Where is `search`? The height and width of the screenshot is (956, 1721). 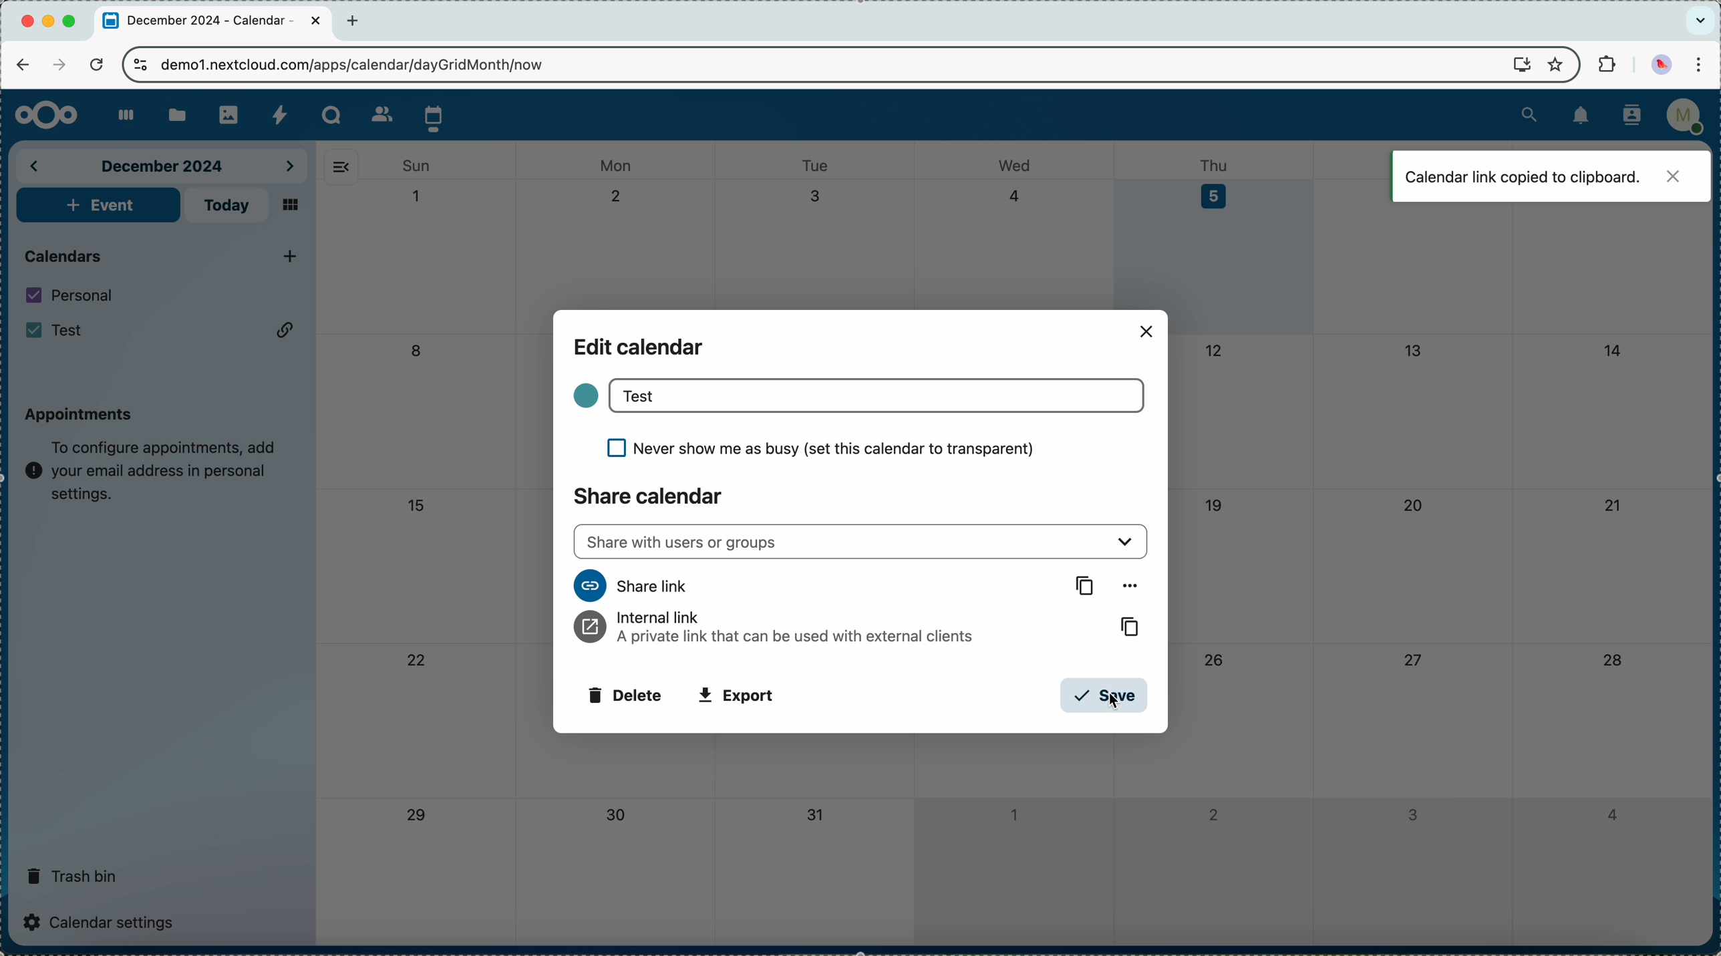
search is located at coordinates (1529, 113).